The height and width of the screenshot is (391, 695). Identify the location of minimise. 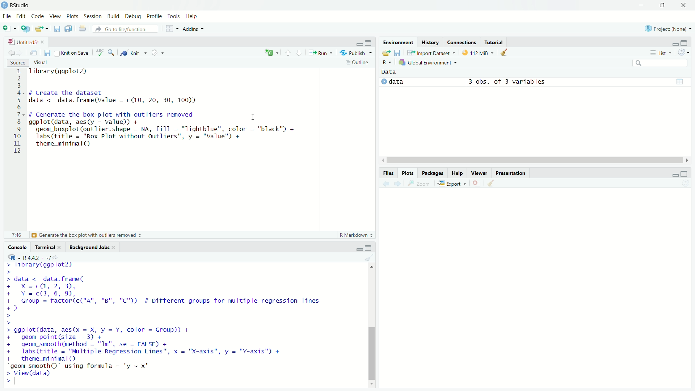
(360, 247).